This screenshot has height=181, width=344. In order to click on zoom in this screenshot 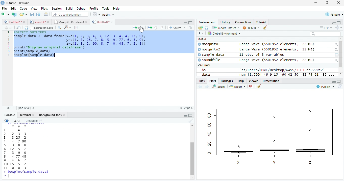, I will do `click(219, 86)`.